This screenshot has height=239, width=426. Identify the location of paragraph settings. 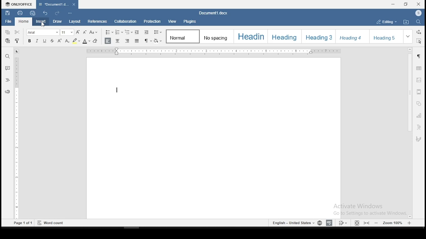
(420, 56).